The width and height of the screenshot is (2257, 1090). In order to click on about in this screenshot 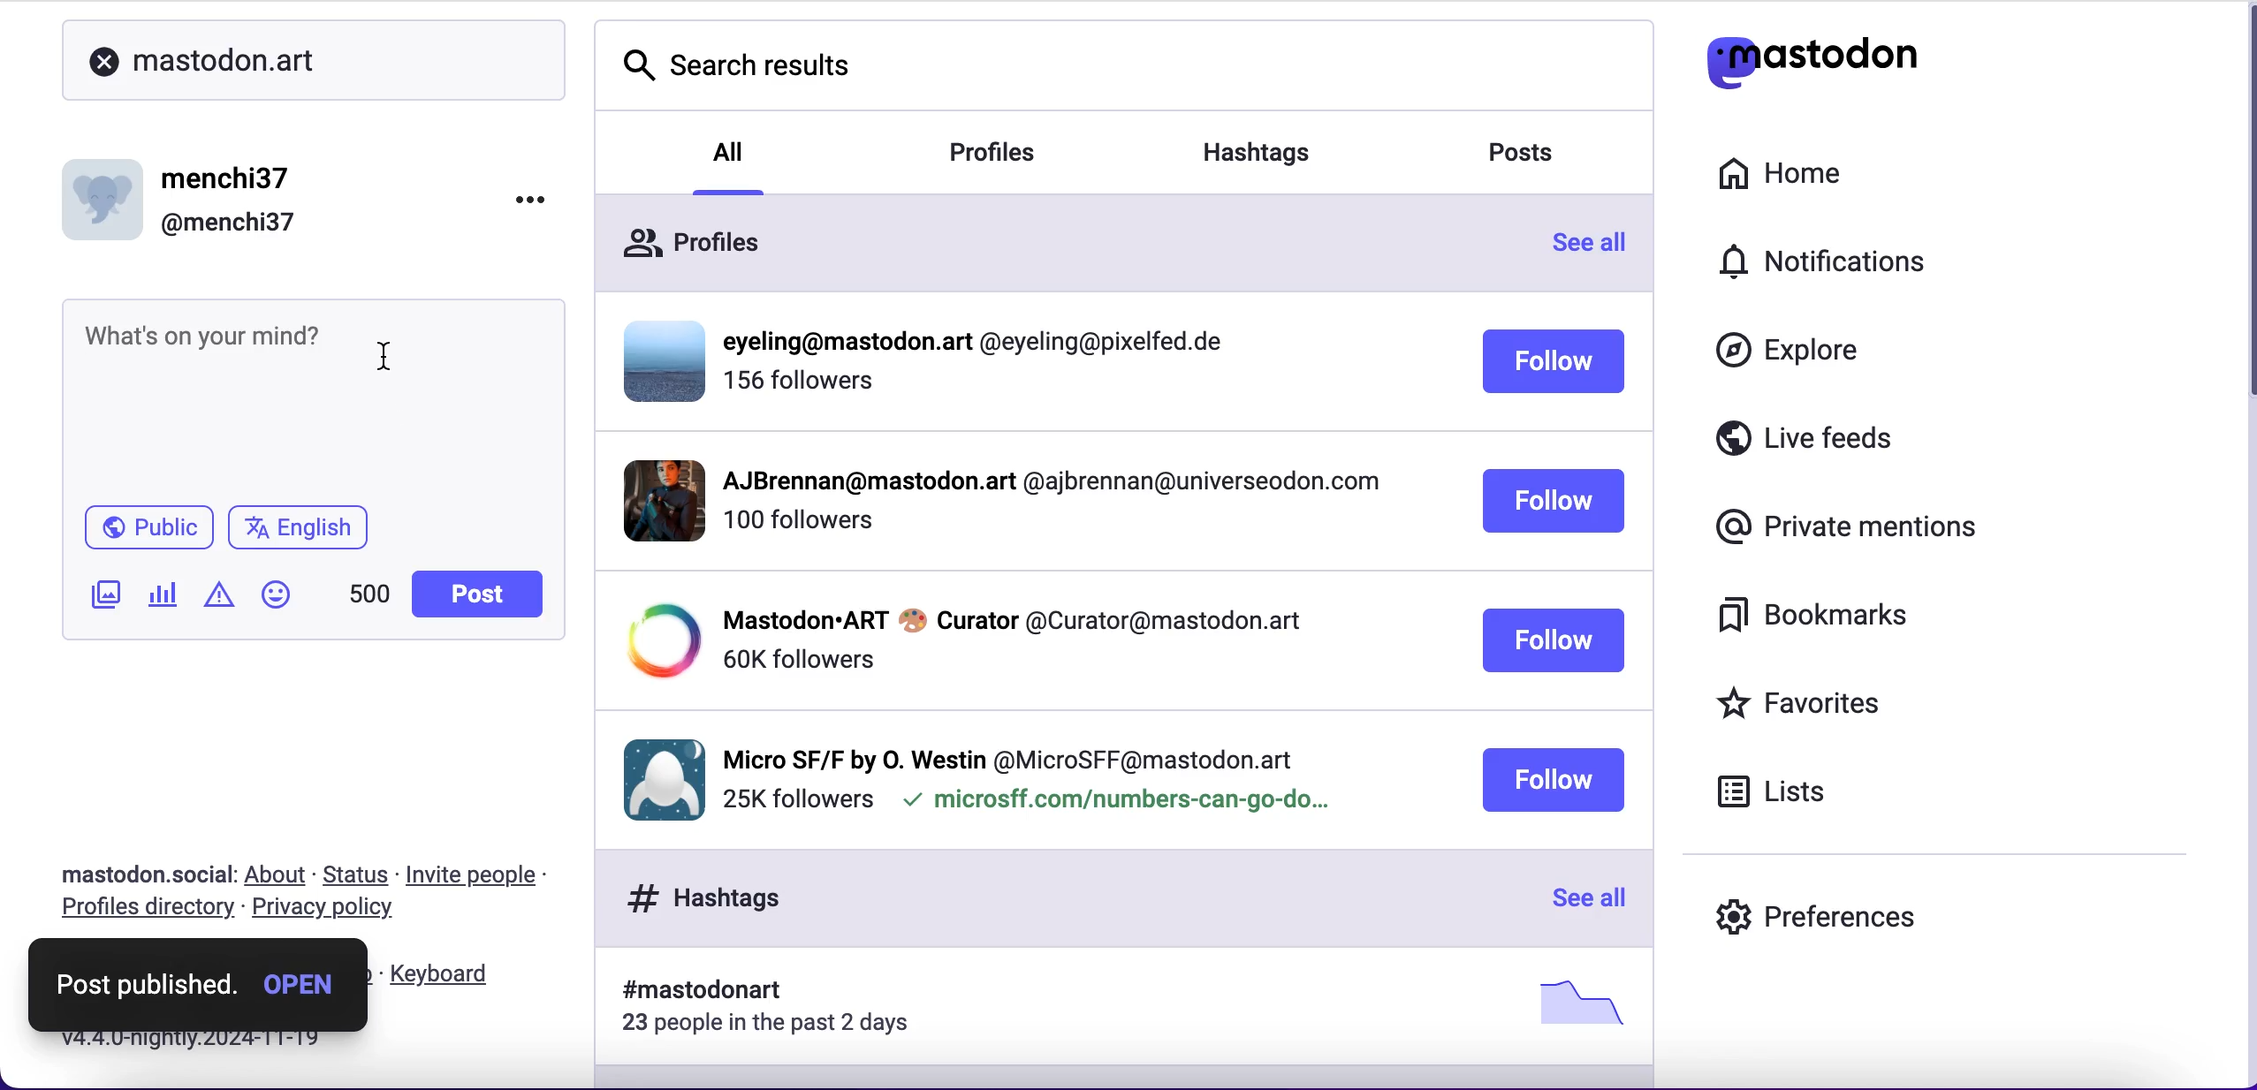, I will do `click(279, 876)`.